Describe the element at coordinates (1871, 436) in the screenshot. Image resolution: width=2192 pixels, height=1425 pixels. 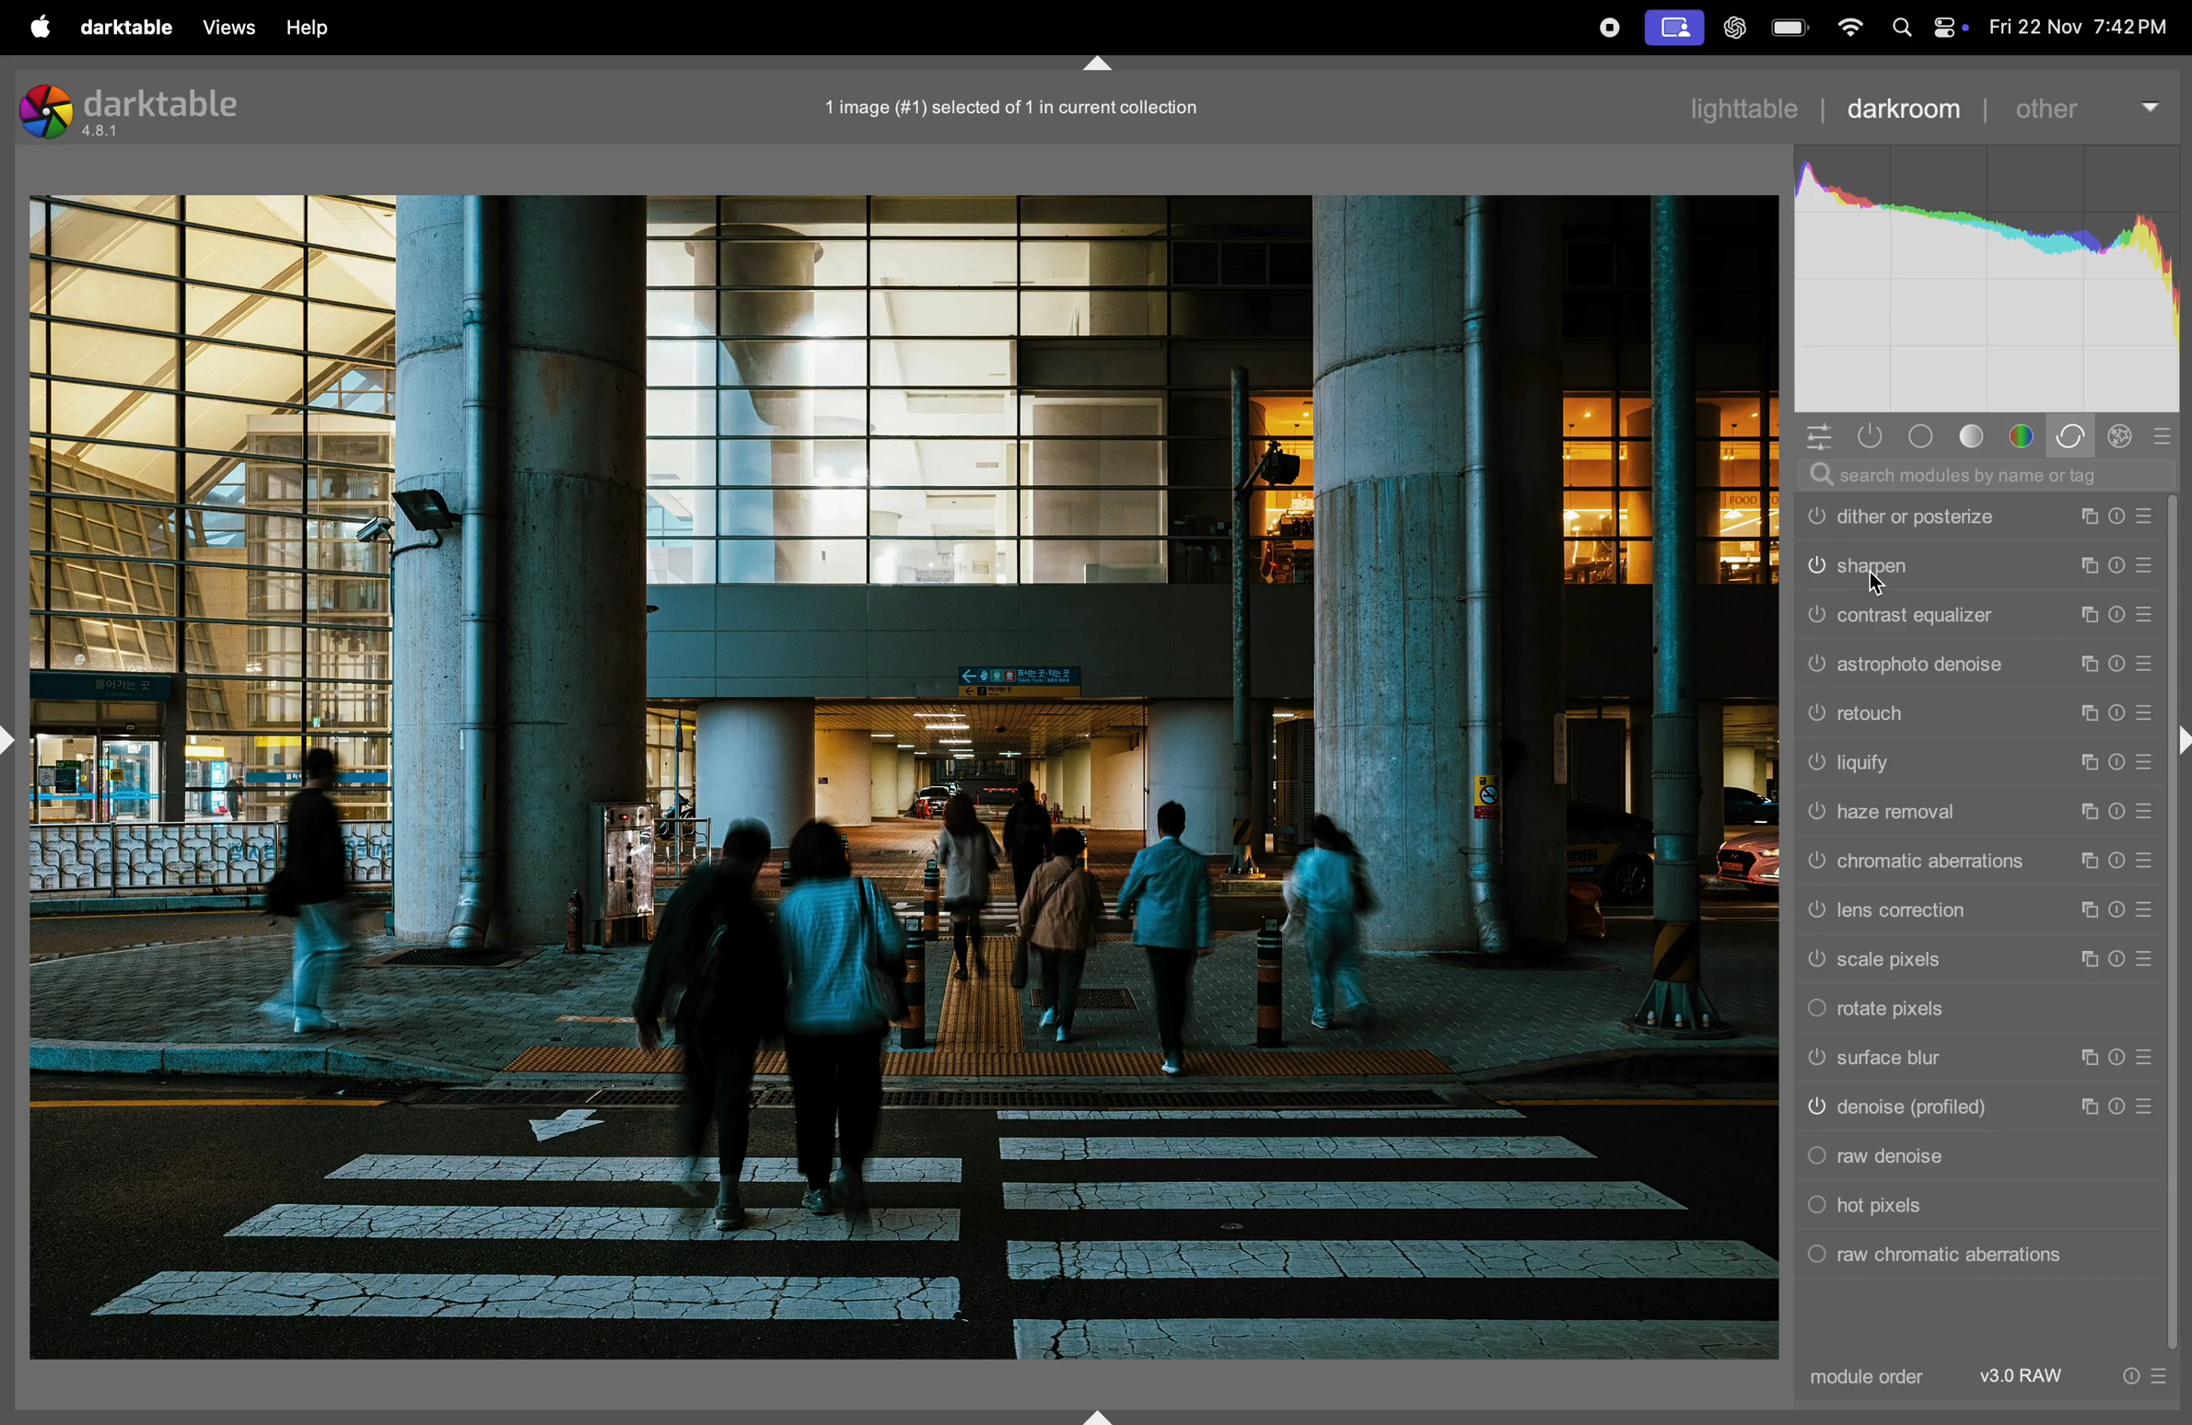
I see `show only active modules` at that location.